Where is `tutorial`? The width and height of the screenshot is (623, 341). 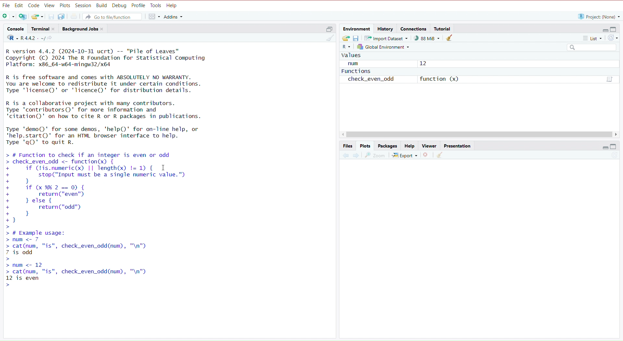
tutorial is located at coordinates (443, 29).